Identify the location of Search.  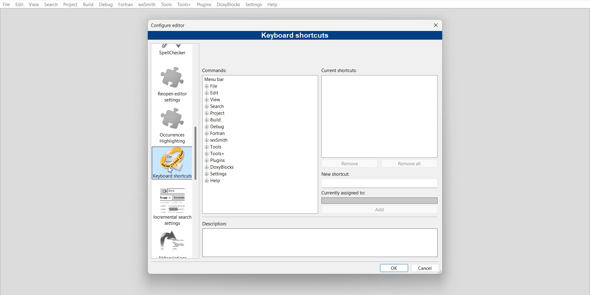
(51, 5).